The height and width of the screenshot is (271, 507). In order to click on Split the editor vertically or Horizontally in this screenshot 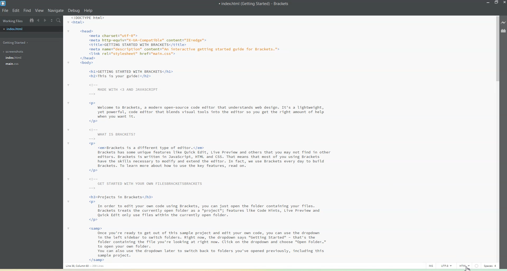, I will do `click(52, 20)`.